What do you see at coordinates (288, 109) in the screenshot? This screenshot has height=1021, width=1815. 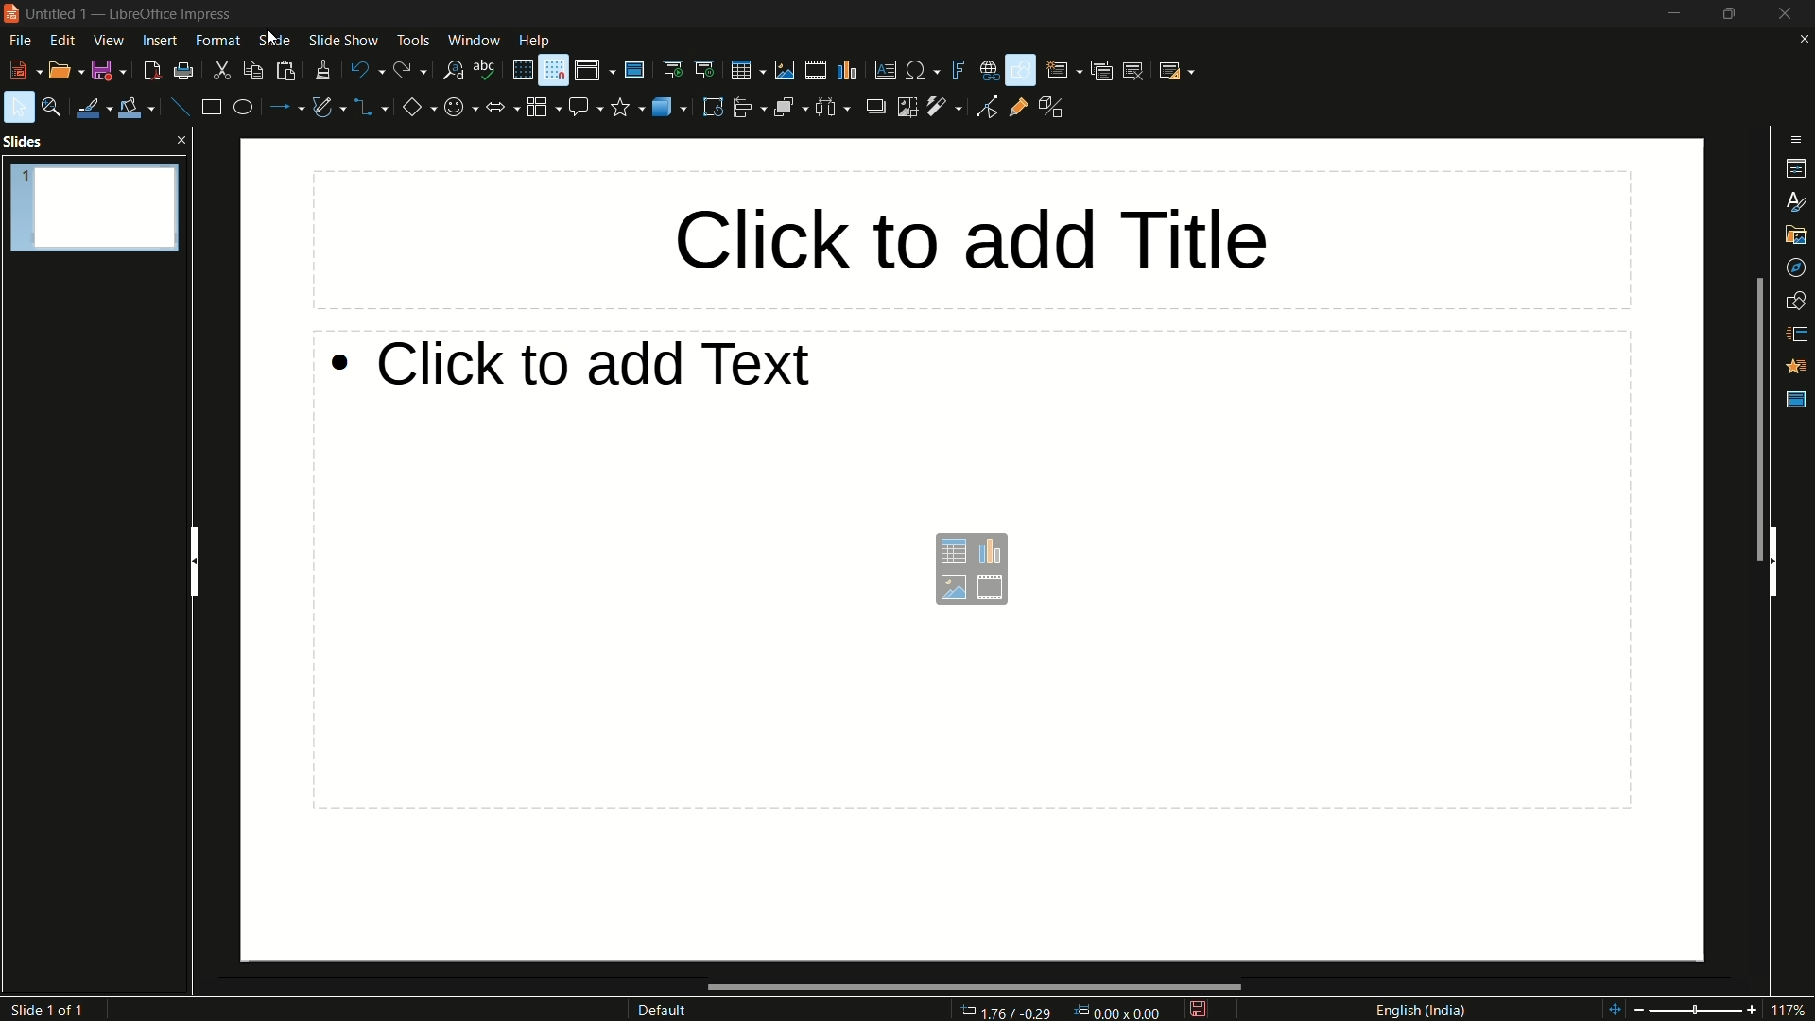 I see `lines and arrows` at bounding box center [288, 109].